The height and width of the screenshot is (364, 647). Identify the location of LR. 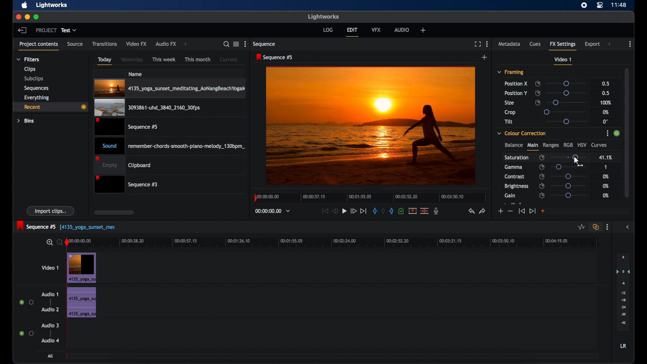
(623, 346).